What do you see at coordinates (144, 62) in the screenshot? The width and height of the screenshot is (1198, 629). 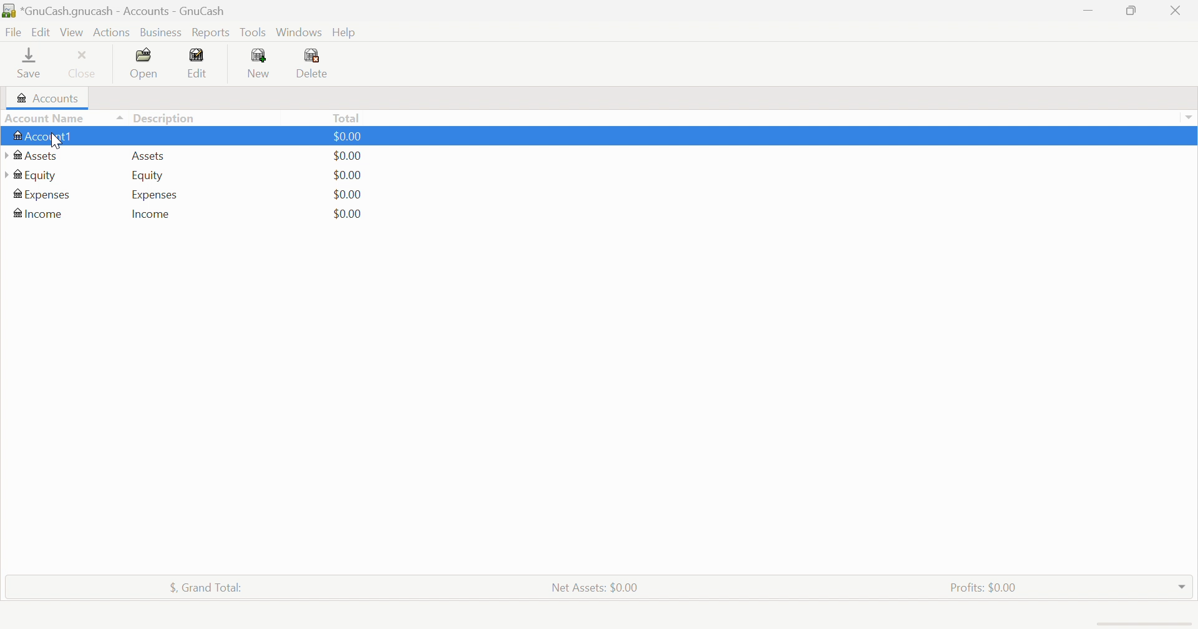 I see `Open` at bounding box center [144, 62].